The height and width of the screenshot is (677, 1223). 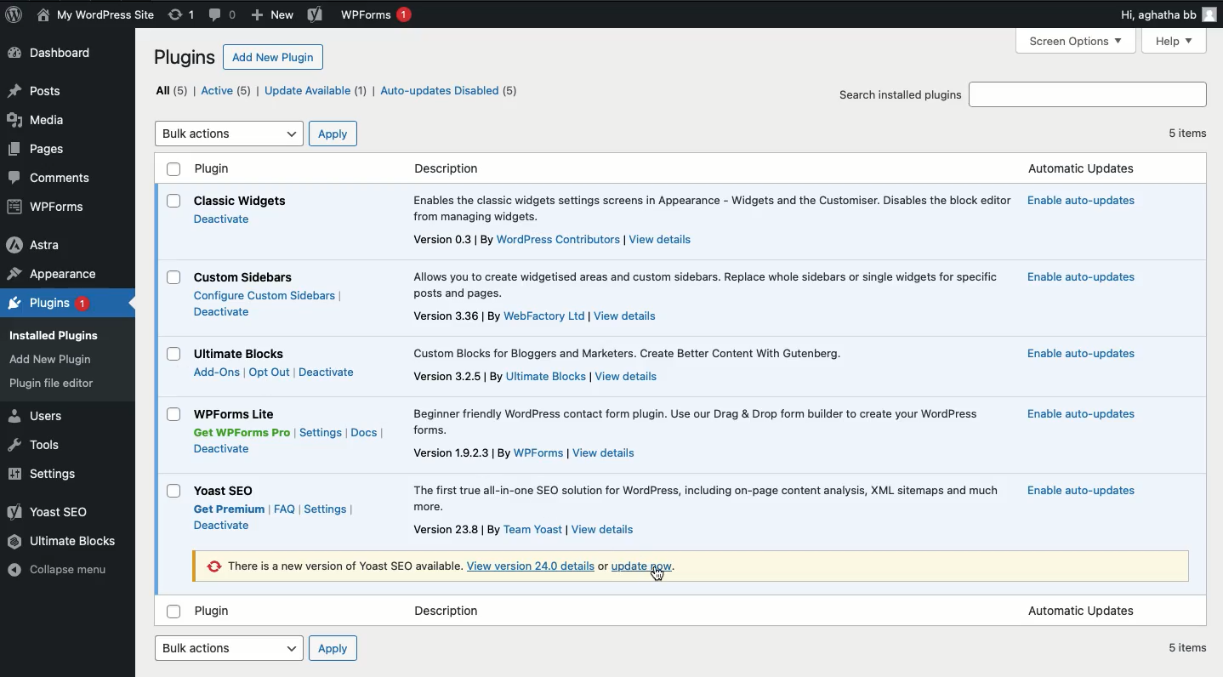 What do you see at coordinates (1081, 612) in the screenshot?
I see `Automatic updates` at bounding box center [1081, 612].